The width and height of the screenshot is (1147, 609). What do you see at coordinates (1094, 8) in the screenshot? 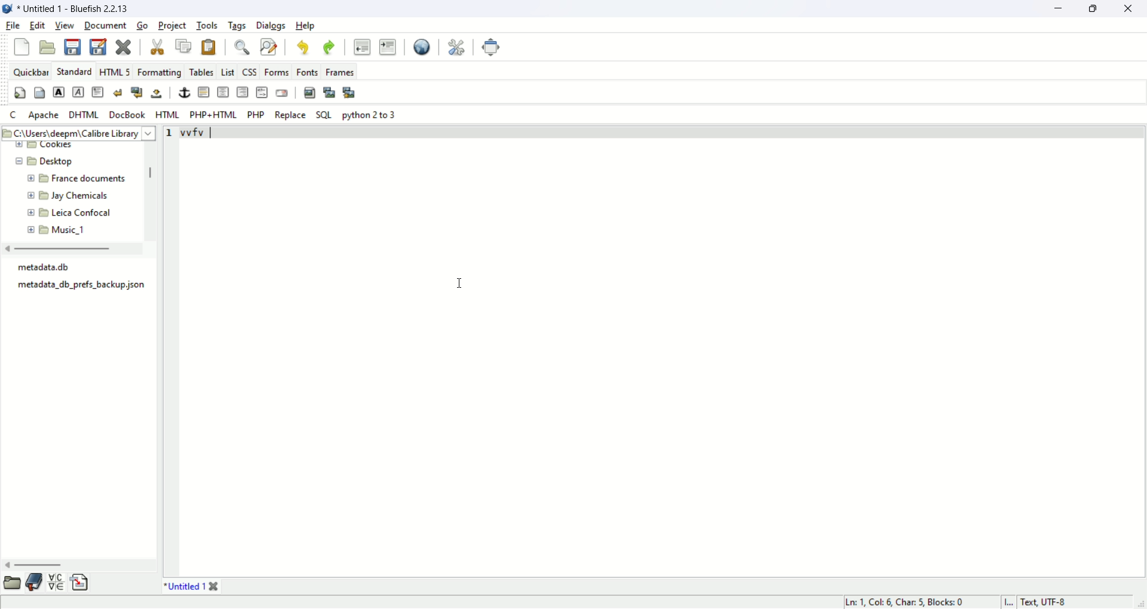
I see `maximize` at bounding box center [1094, 8].